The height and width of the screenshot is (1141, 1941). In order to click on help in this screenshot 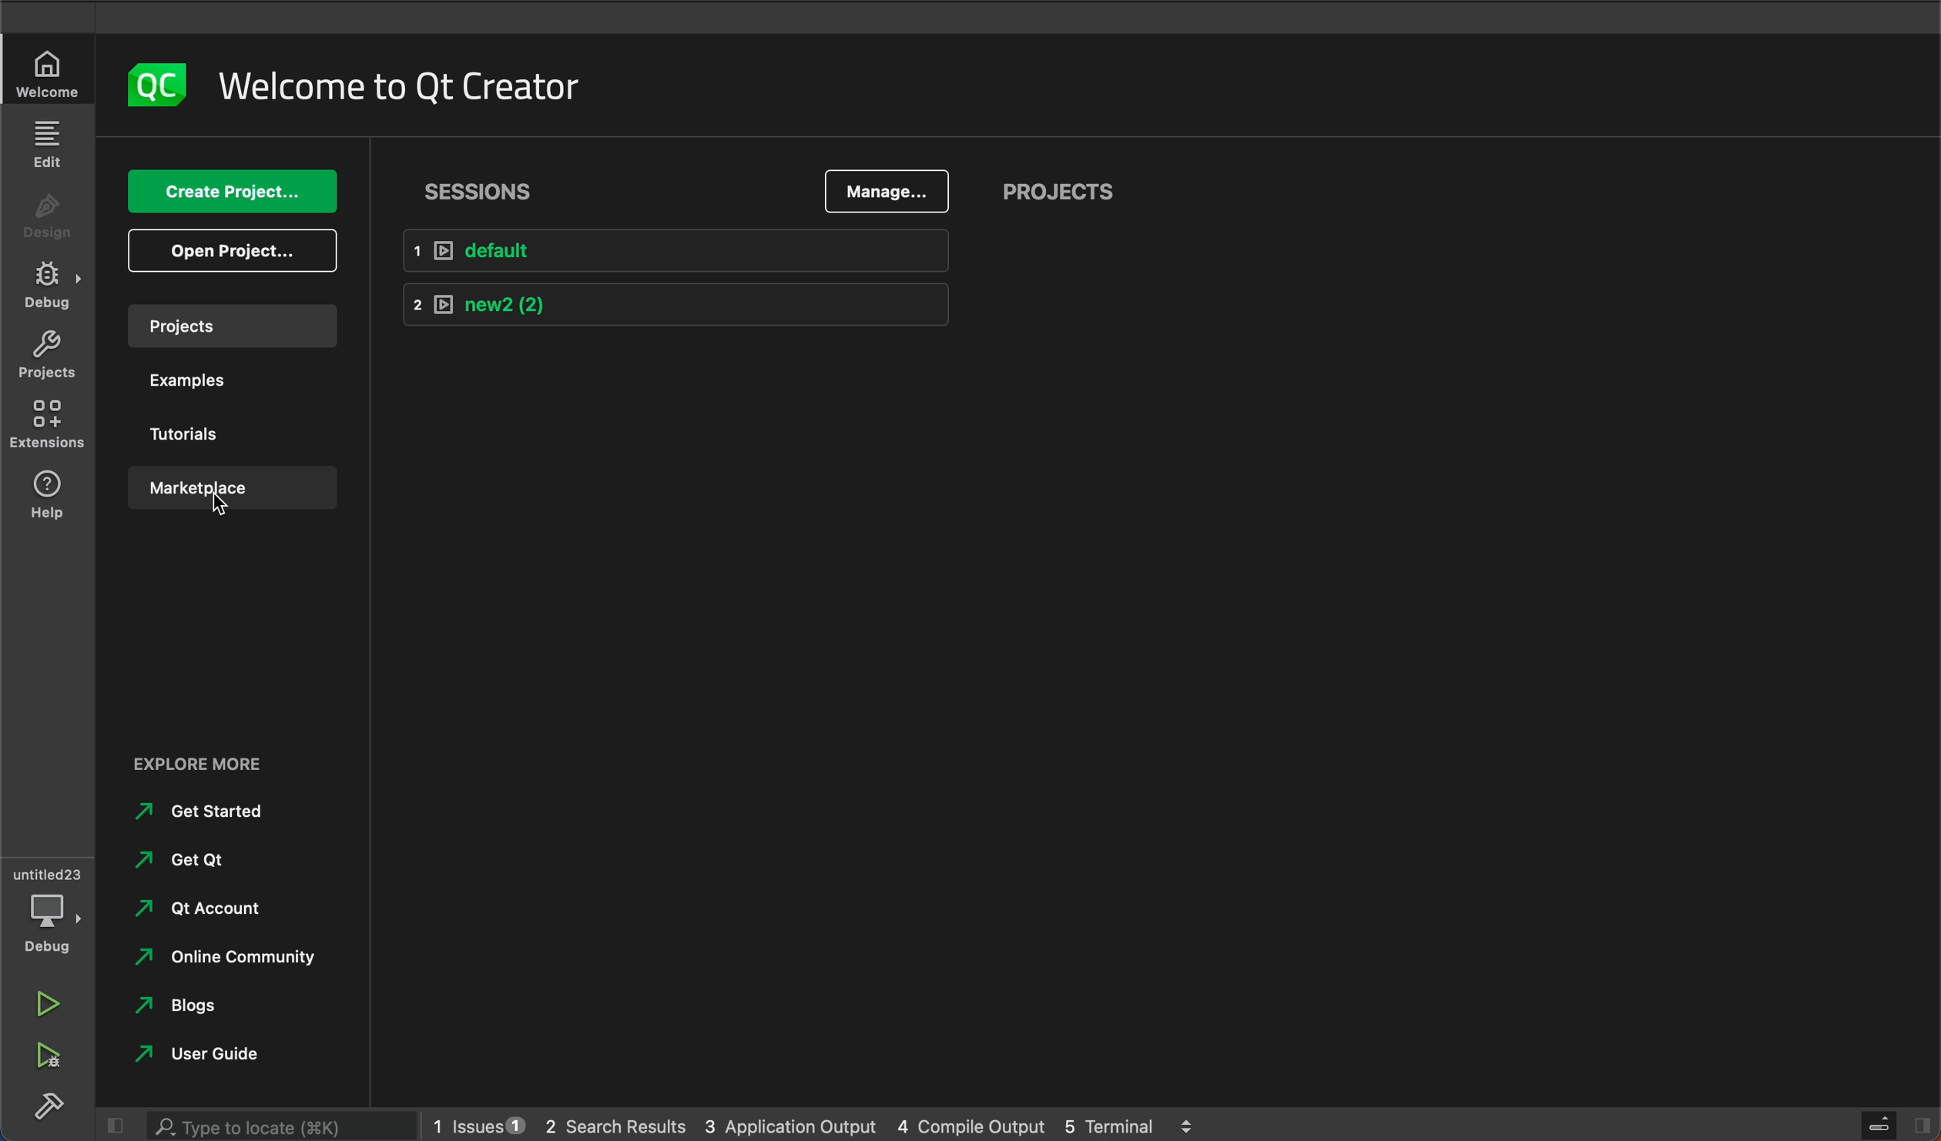, I will do `click(46, 495)`.